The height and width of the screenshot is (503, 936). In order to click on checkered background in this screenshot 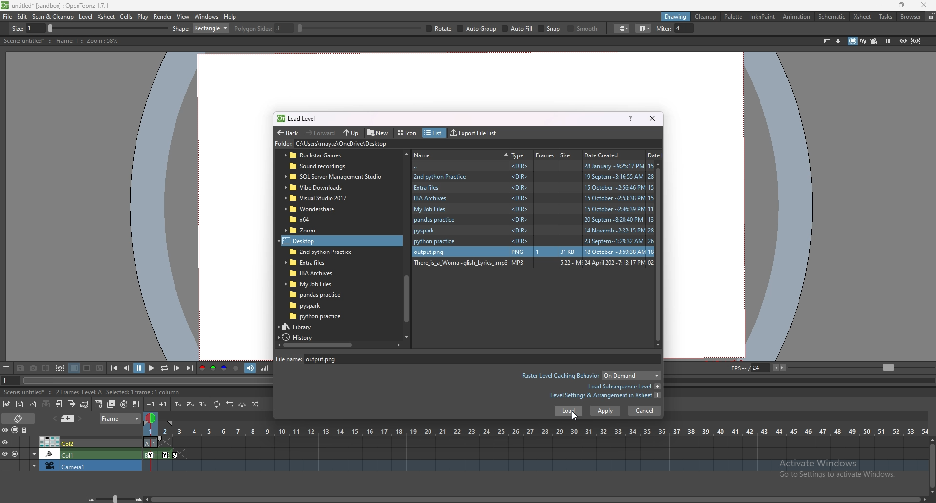, I will do `click(99, 368)`.